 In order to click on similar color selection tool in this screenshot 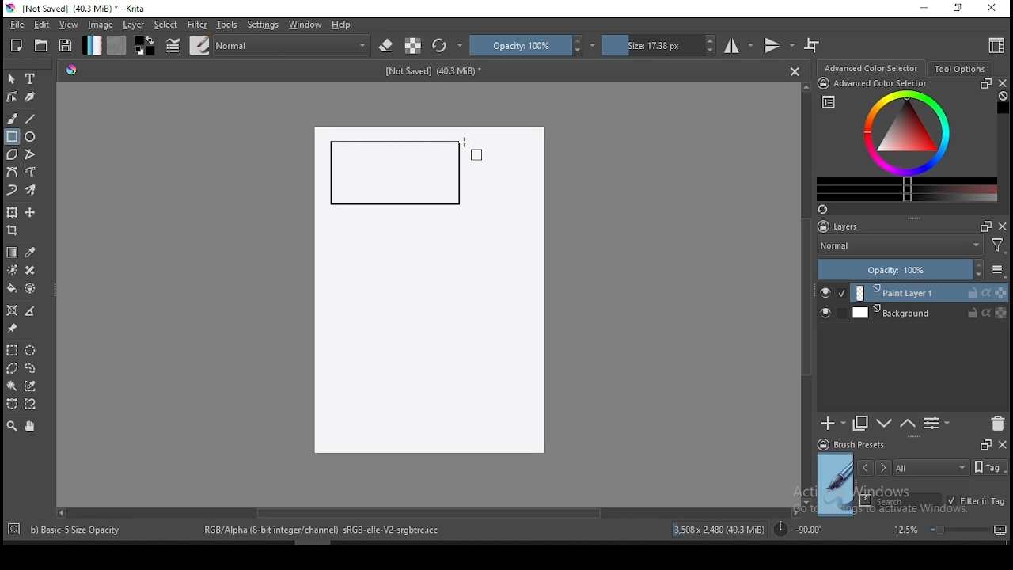, I will do `click(32, 386)`.